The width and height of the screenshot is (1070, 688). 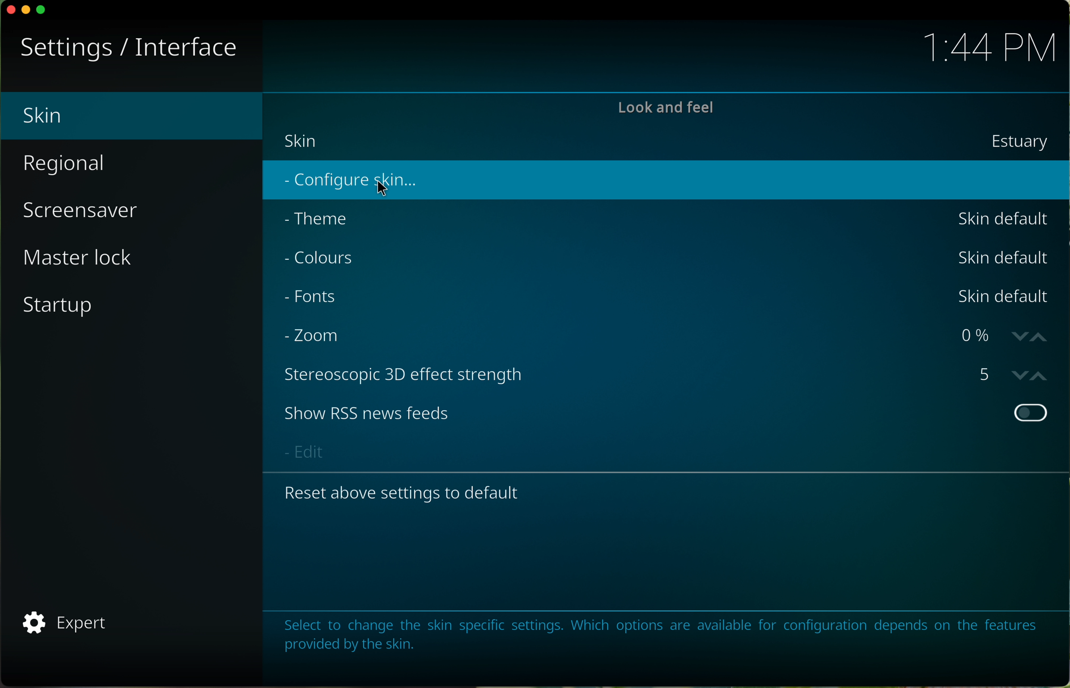 I want to click on colours, so click(x=321, y=259).